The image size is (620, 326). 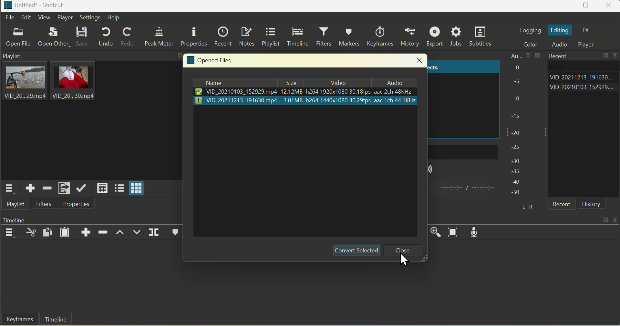 What do you see at coordinates (616, 56) in the screenshot?
I see `close` at bounding box center [616, 56].